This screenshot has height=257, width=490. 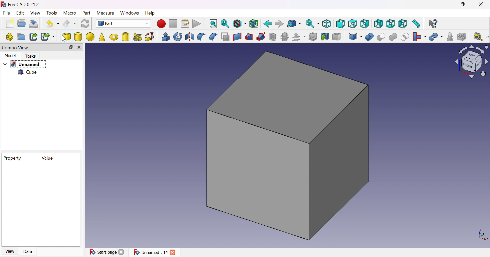 I want to click on Sphere, so click(x=90, y=36).